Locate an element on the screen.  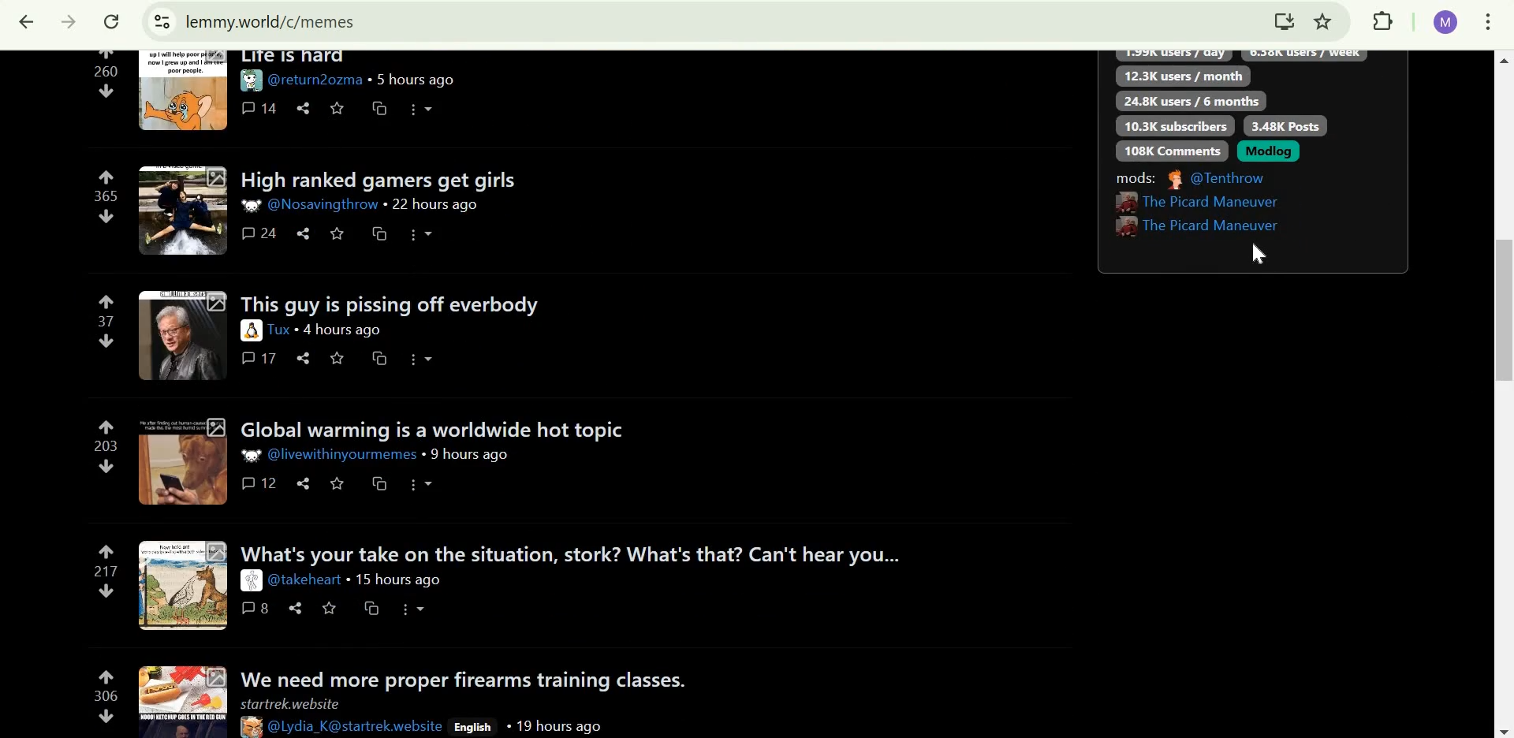
share is located at coordinates (306, 359).